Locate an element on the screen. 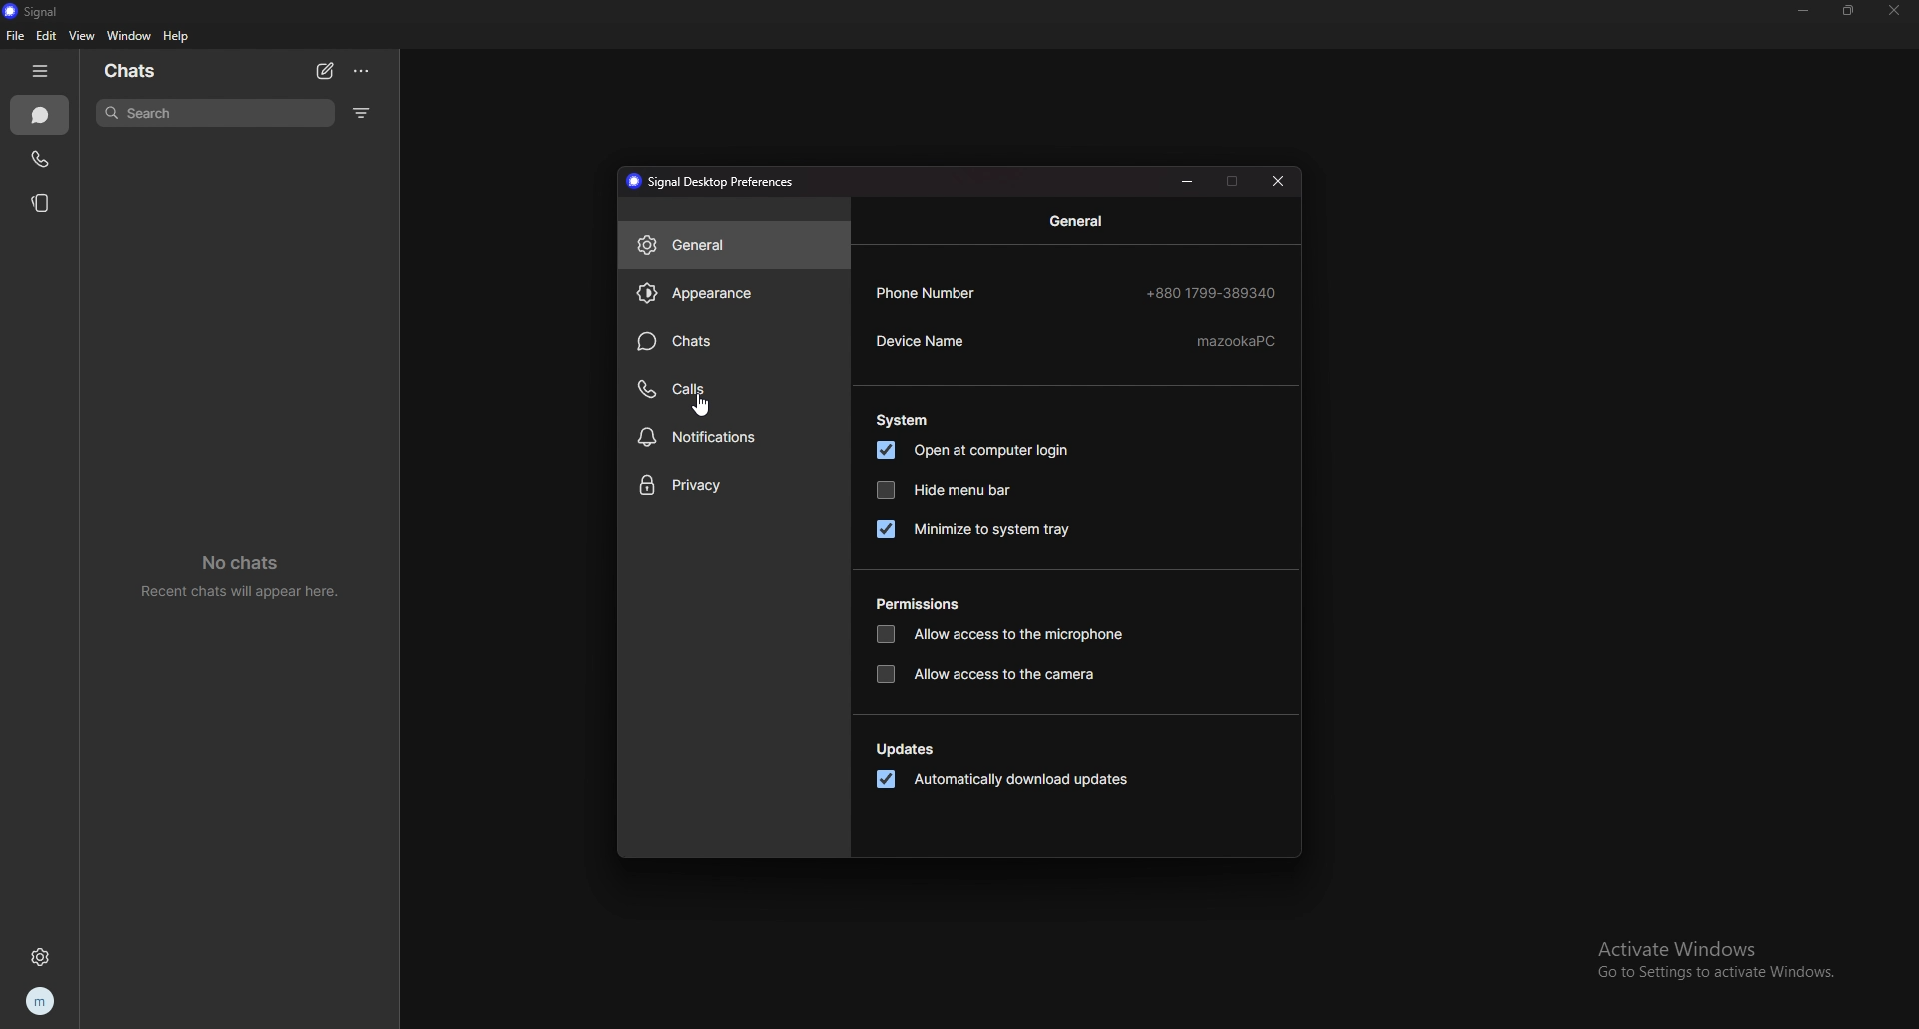 Image resolution: width=1919 pixels, height=1029 pixels. new chat is located at coordinates (326, 71).